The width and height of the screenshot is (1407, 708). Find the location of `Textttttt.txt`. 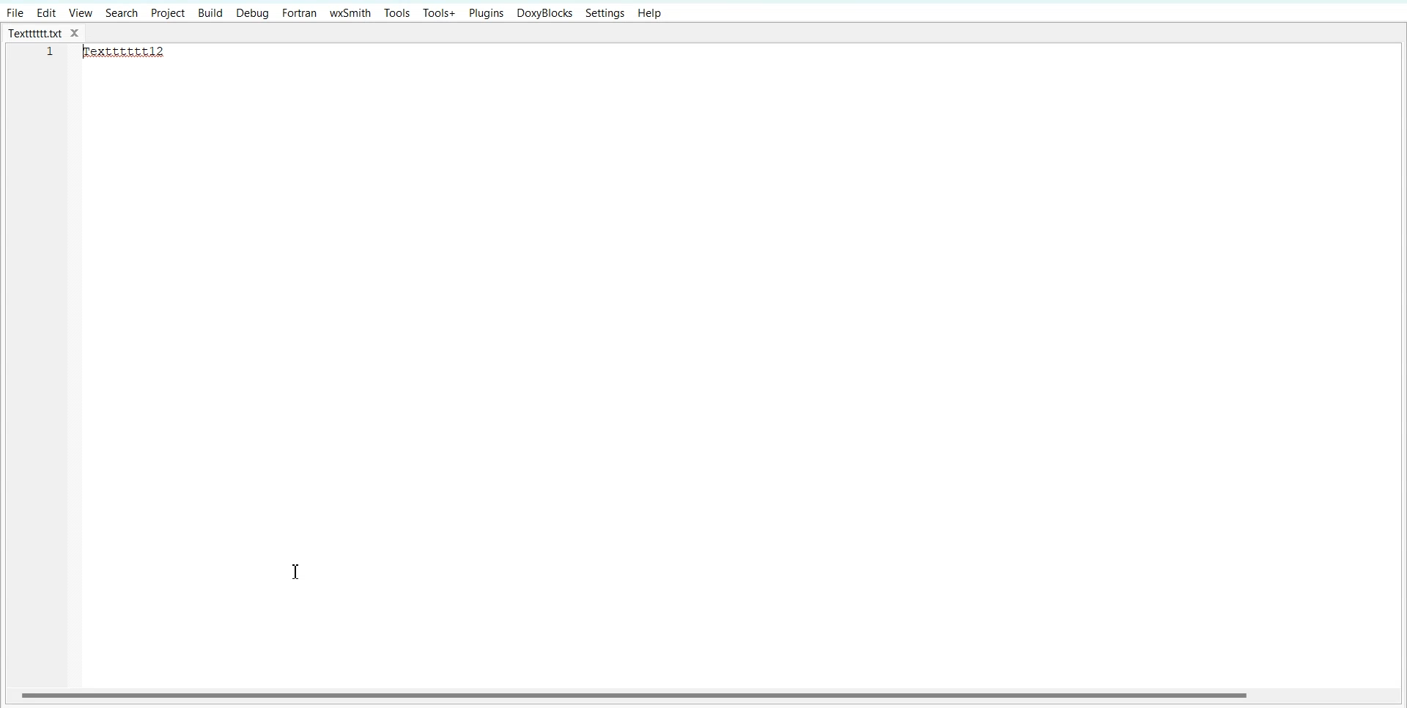

Textttttt.txt is located at coordinates (35, 34).